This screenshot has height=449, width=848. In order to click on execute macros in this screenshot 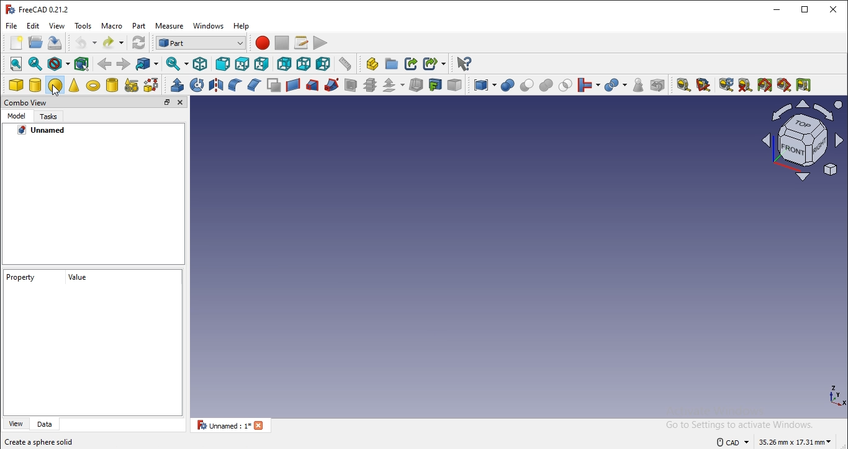, I will do `click(321, 43)`.